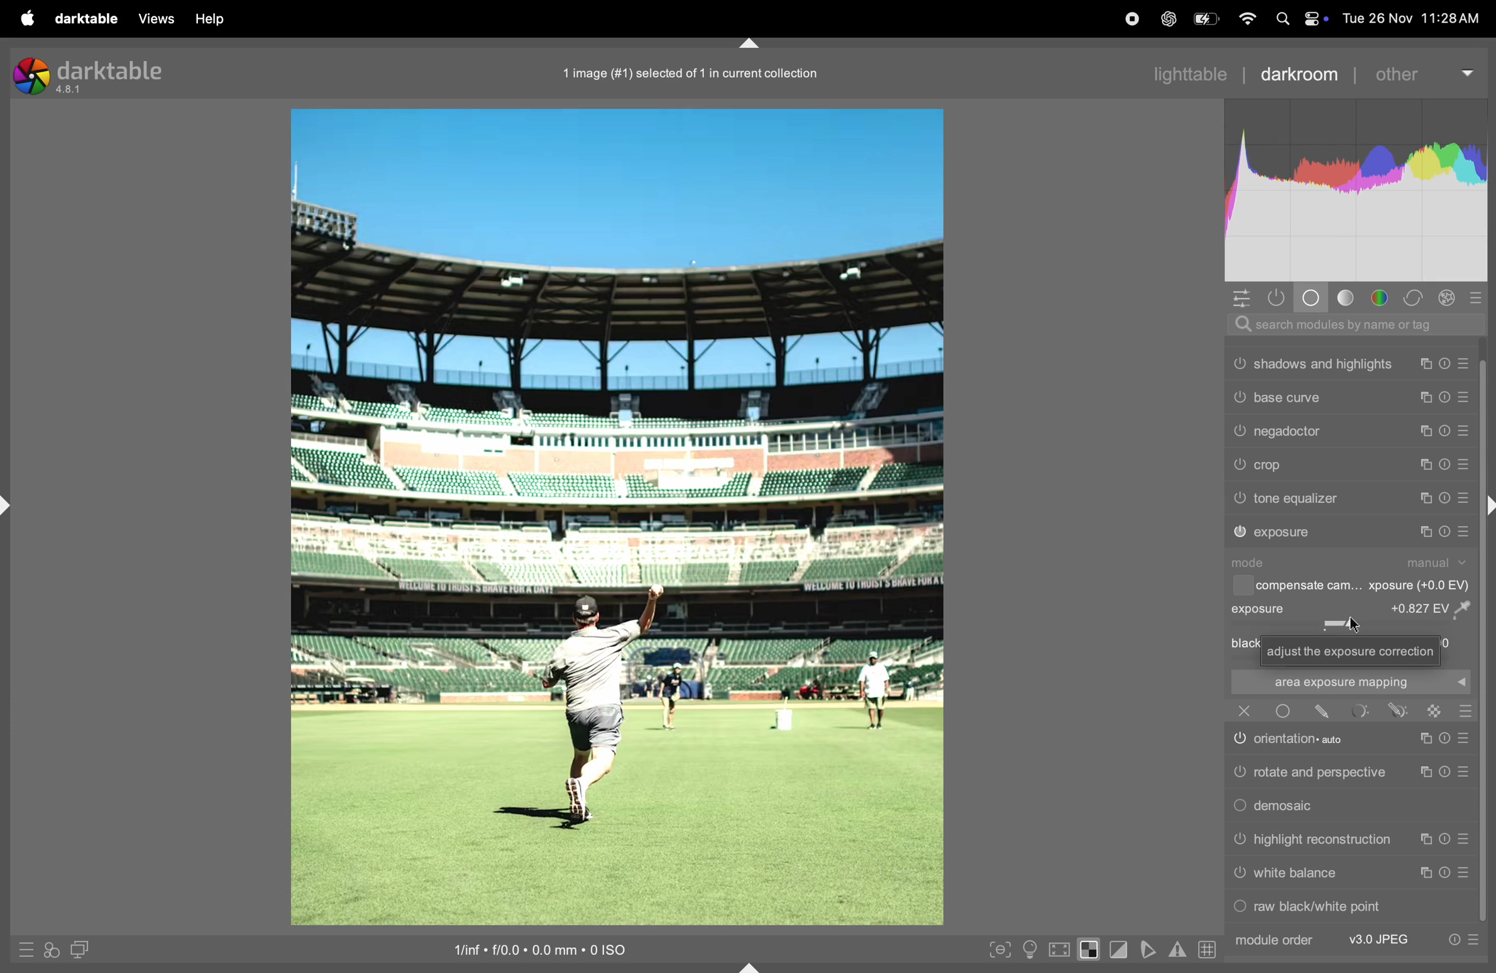 The height and width of the screenshot is (973, 1496). Describe the element at coordinates (1239, 741) in the screenshot. I see `Switch on or off` at that location.